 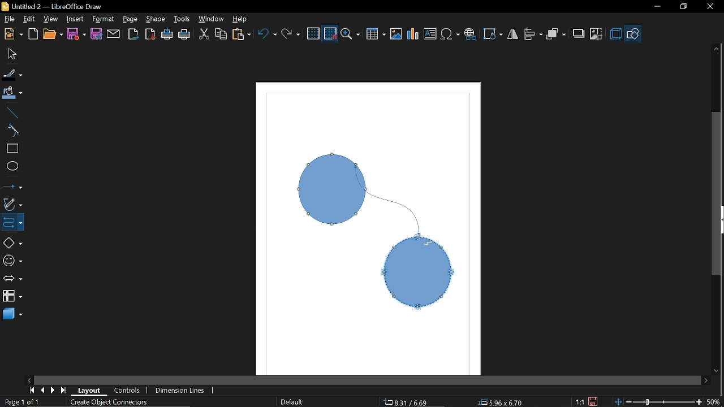 I want to click on Ellipse, so click(x=11, y=166).